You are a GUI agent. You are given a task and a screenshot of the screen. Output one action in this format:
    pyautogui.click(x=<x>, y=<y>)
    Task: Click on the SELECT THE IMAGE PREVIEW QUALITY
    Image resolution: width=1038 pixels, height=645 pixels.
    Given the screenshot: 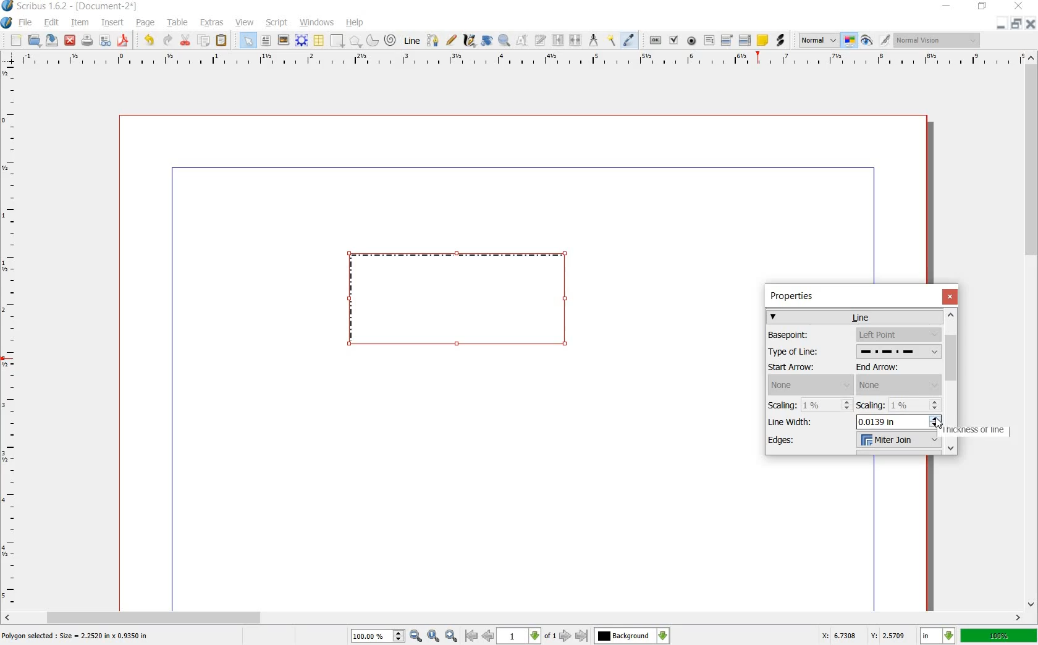 What is the action you would take?
    pyautogui.click(x=816, y=40)
    